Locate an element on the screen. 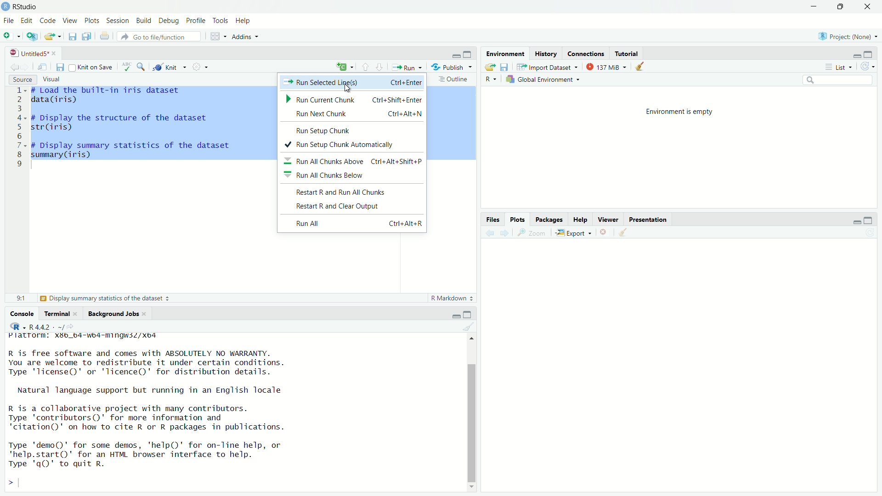  Export log history is located at coordinates (491, 66).